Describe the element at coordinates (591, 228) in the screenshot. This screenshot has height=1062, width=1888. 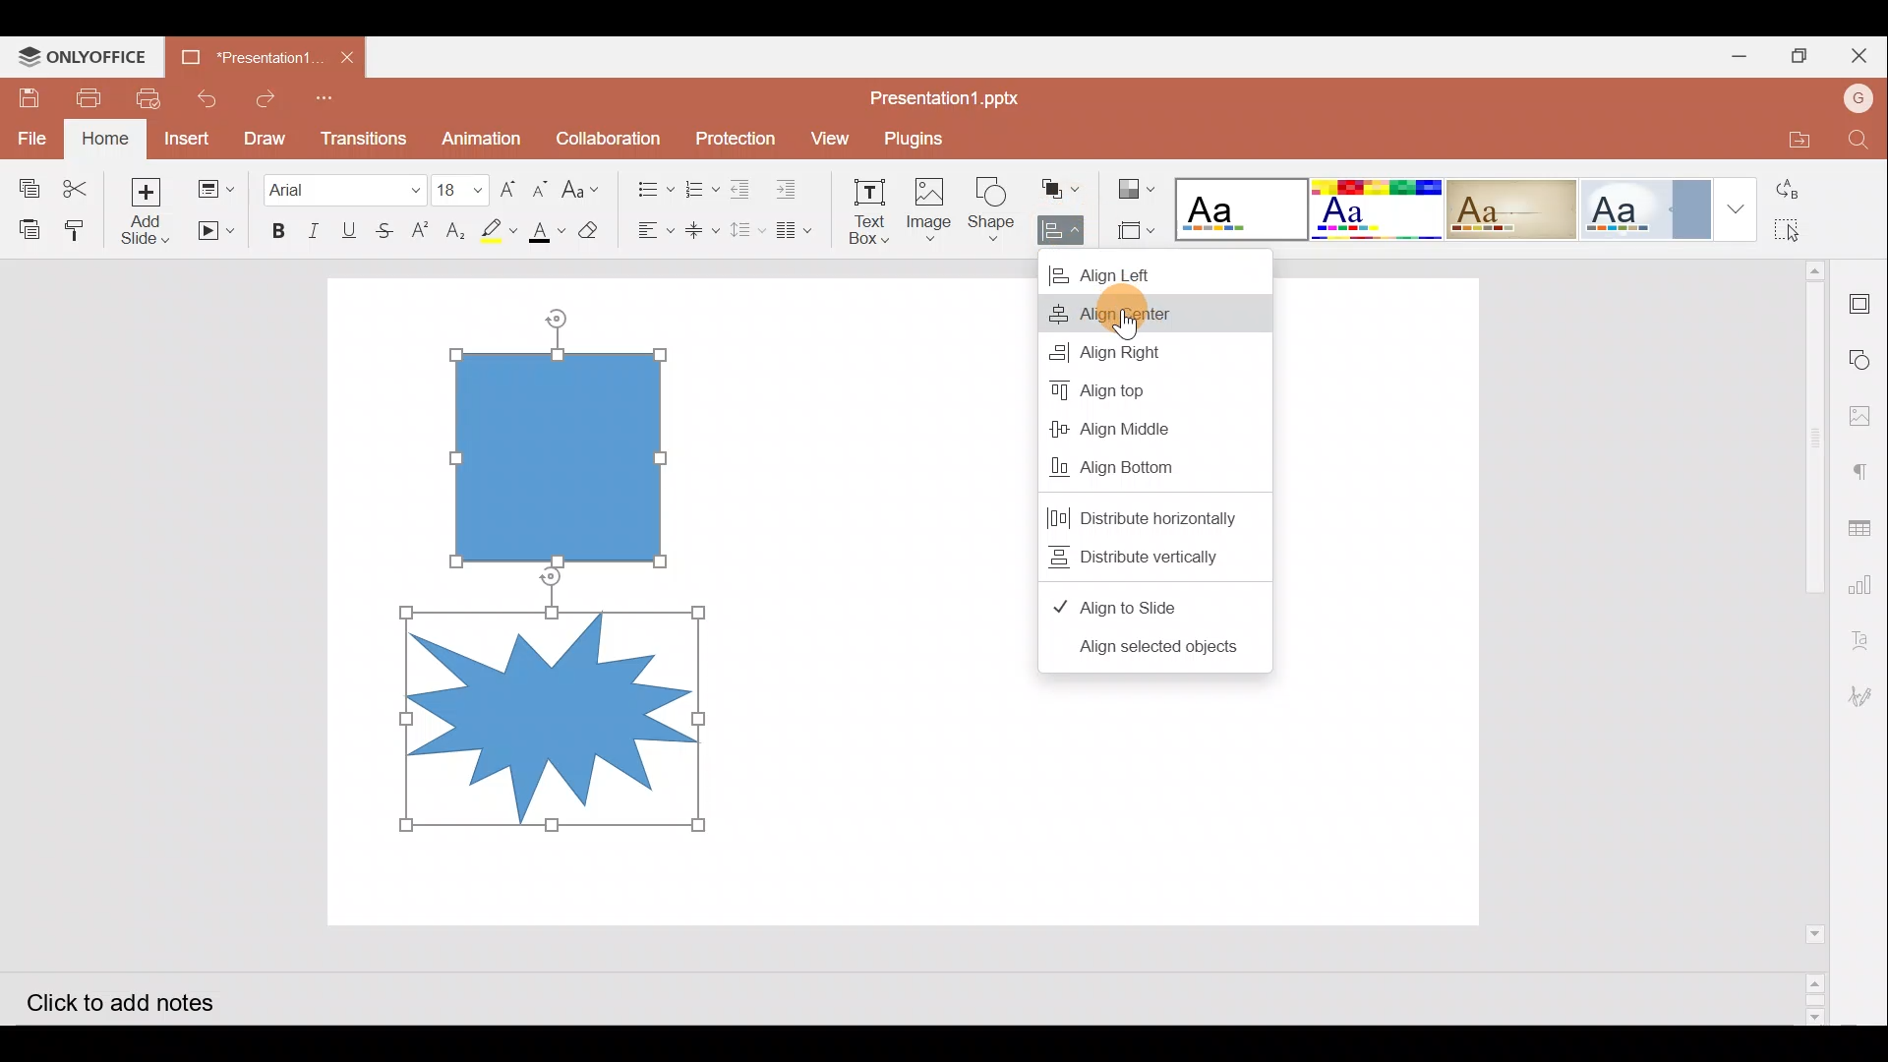
I see `Clear style` at that location.